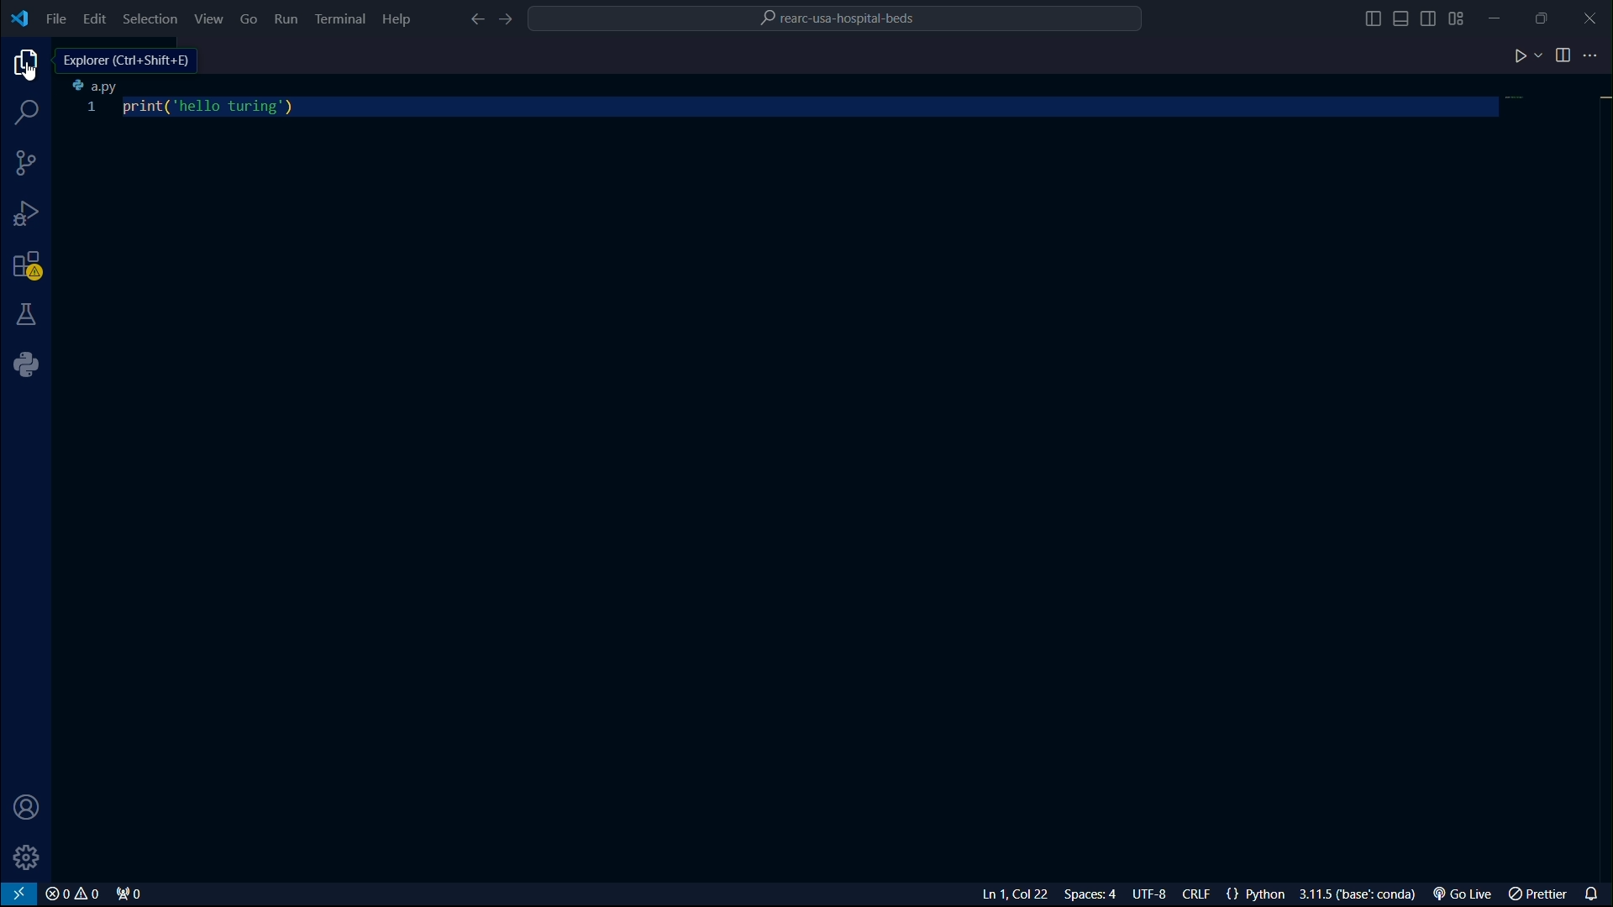  Describe the element at coordinates (93, 109) in the screenshot. I see `1` at that location.